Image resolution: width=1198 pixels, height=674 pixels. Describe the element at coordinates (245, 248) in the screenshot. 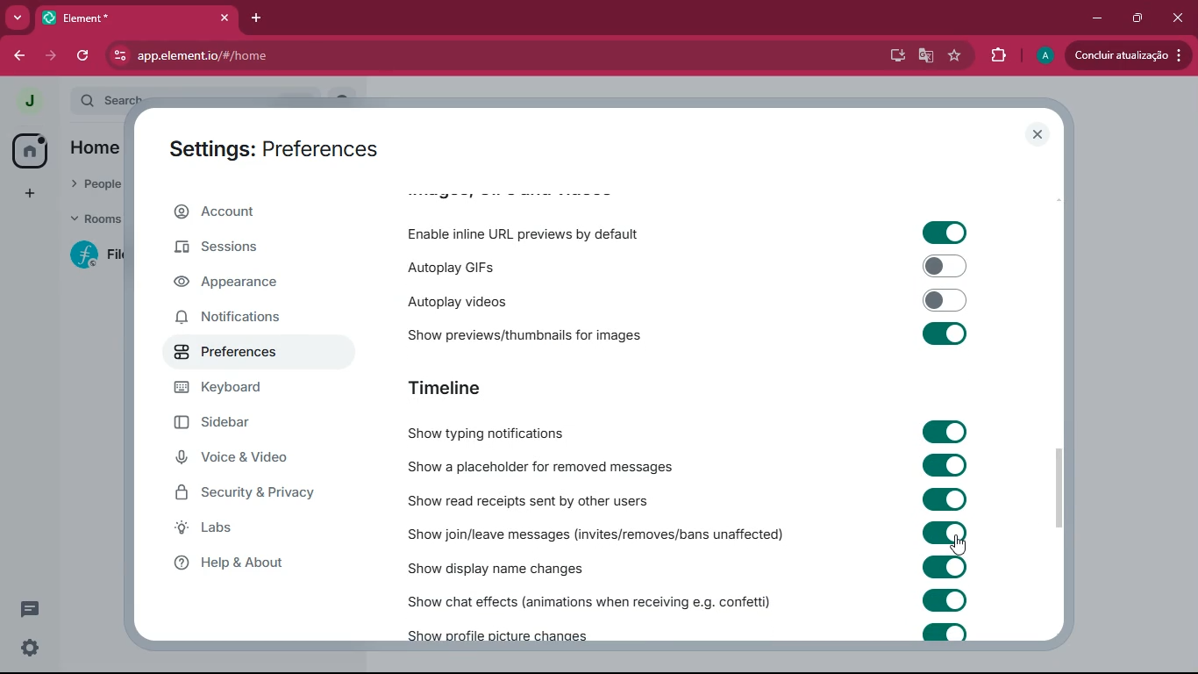

I see `sessions` at that location.